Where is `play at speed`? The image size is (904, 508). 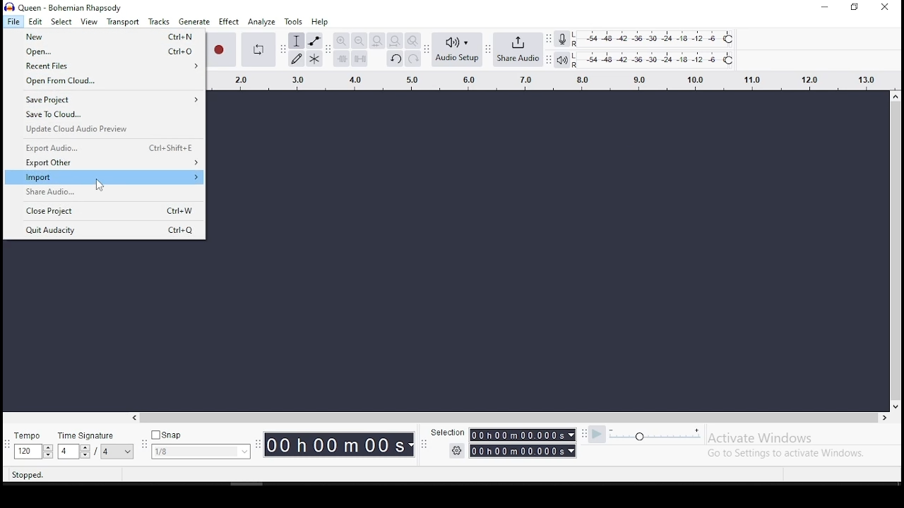
play at speed is located at coordinates (598, 435).